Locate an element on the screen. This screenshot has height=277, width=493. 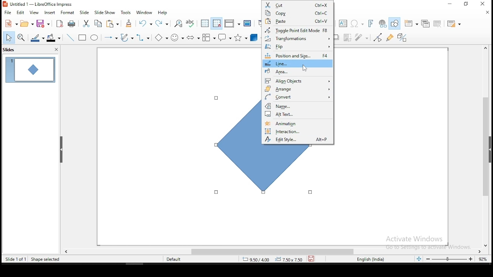
 is located at coordinates (357, 24).